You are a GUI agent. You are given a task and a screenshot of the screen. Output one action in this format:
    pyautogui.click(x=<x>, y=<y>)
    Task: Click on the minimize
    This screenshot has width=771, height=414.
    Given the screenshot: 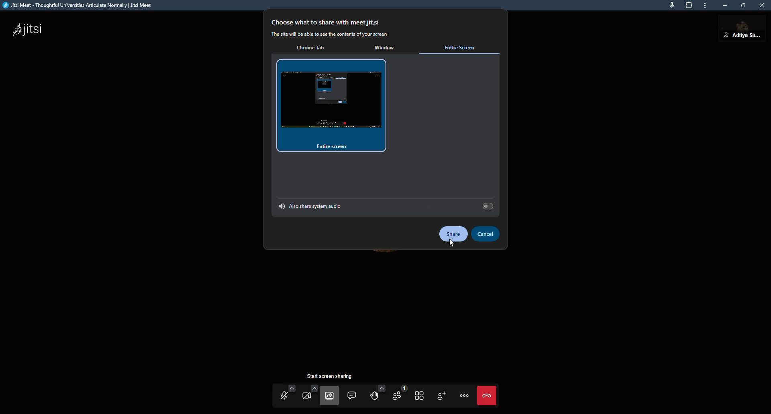 What is the action you would take?
    pyautogui.click(x=722, y=5)
    